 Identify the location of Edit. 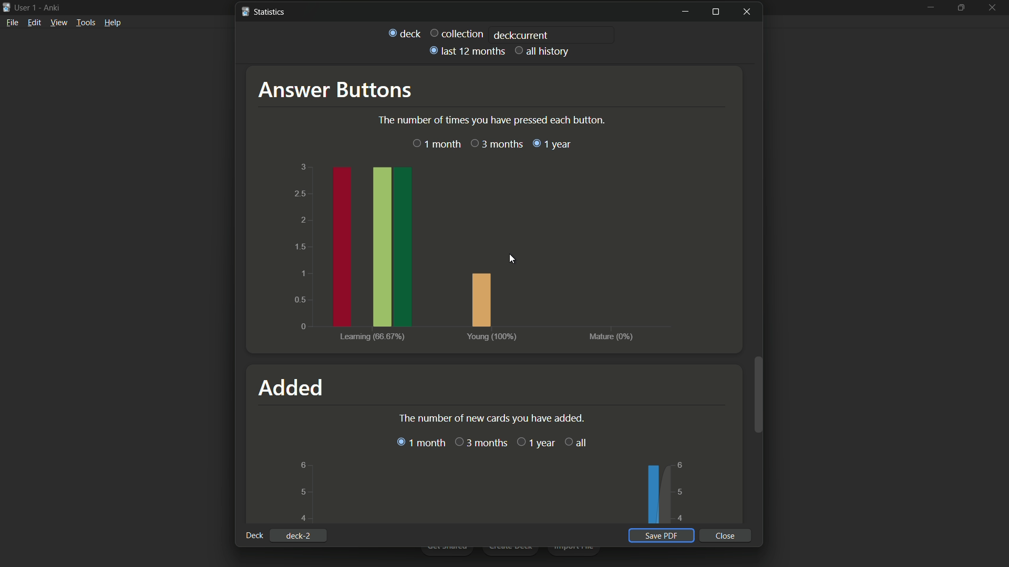
(34, 24).